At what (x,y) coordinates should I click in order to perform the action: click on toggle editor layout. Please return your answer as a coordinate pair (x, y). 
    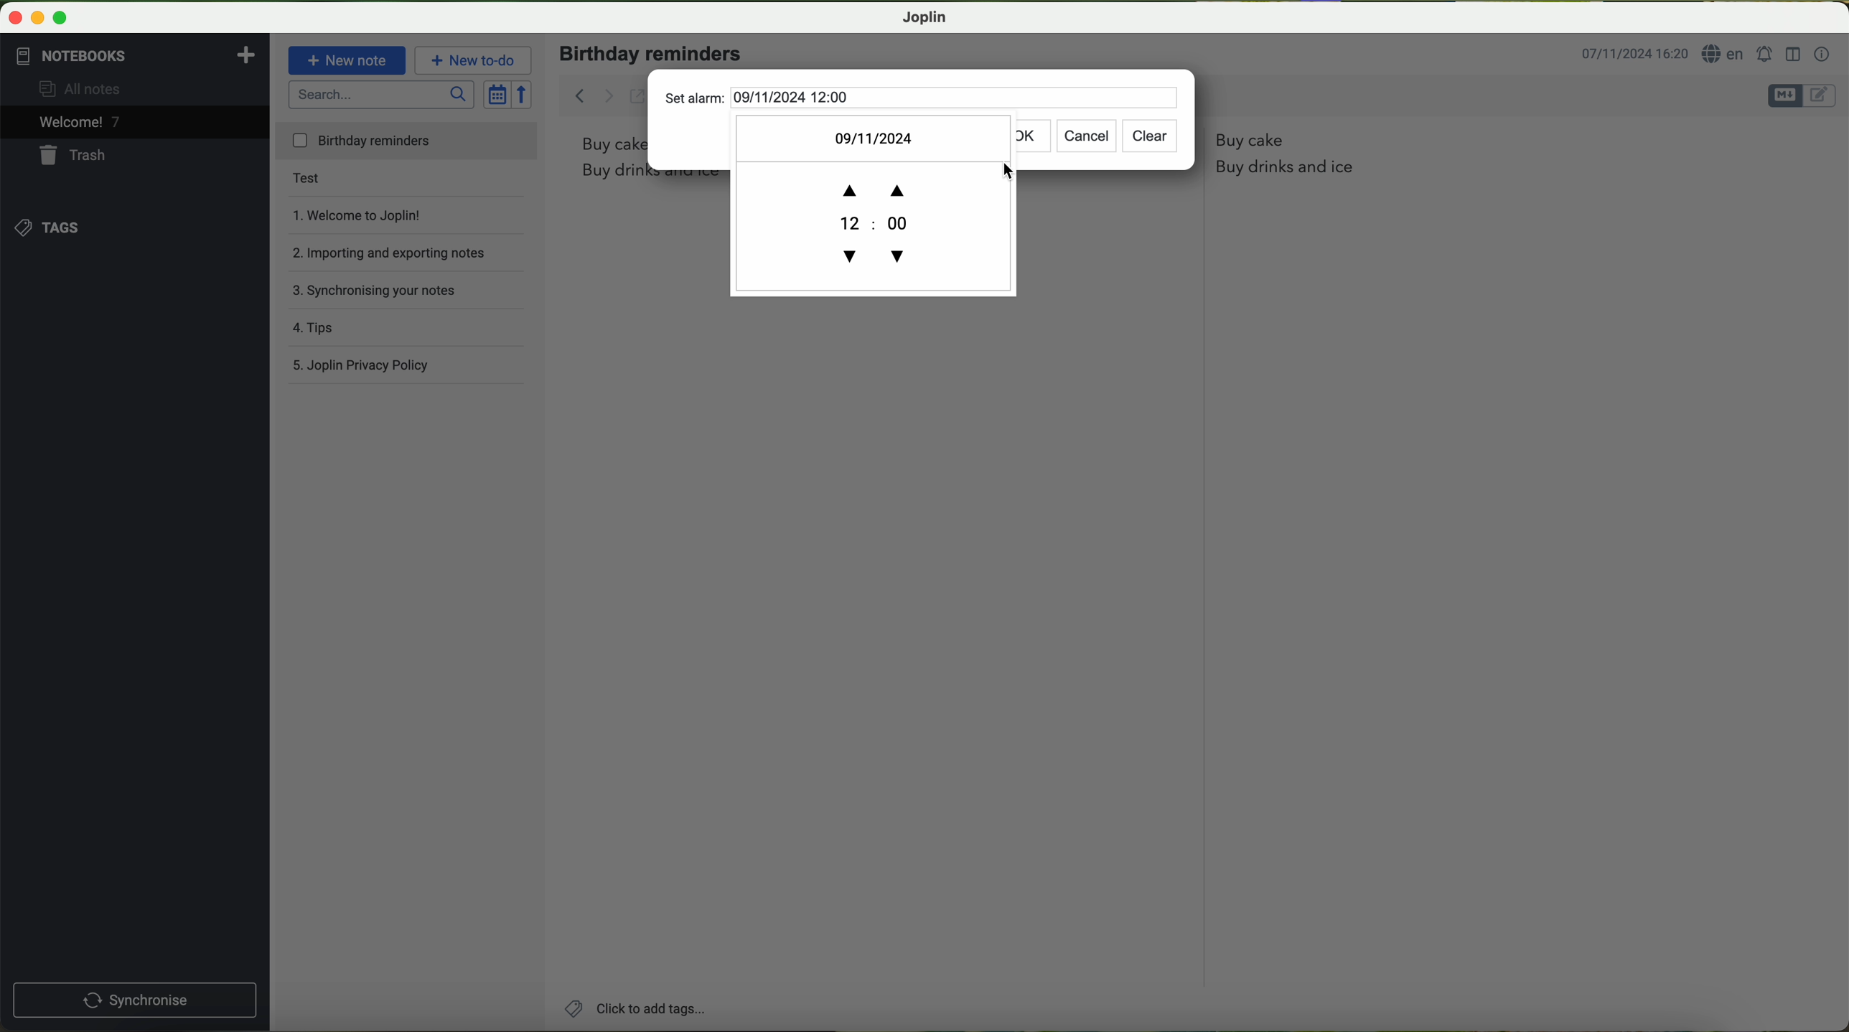
    Looking at the image, I should click on (1789, 52).